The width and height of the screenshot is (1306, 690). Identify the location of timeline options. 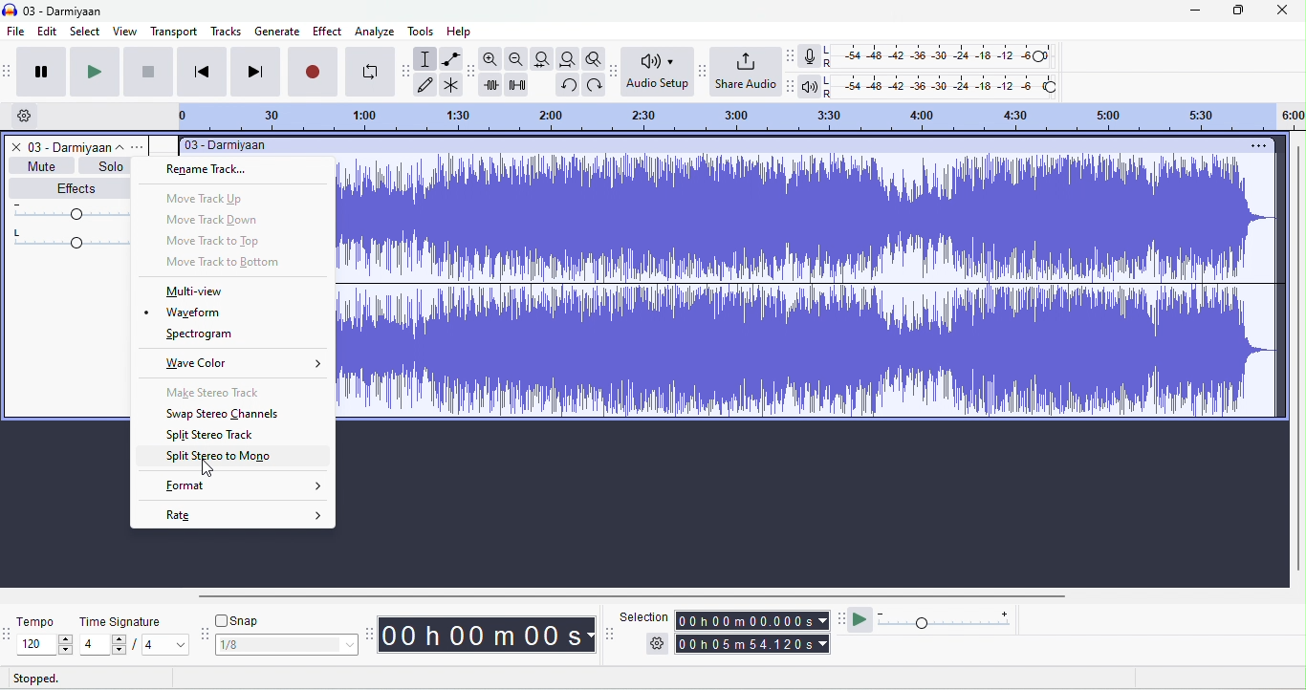
(23, 116).